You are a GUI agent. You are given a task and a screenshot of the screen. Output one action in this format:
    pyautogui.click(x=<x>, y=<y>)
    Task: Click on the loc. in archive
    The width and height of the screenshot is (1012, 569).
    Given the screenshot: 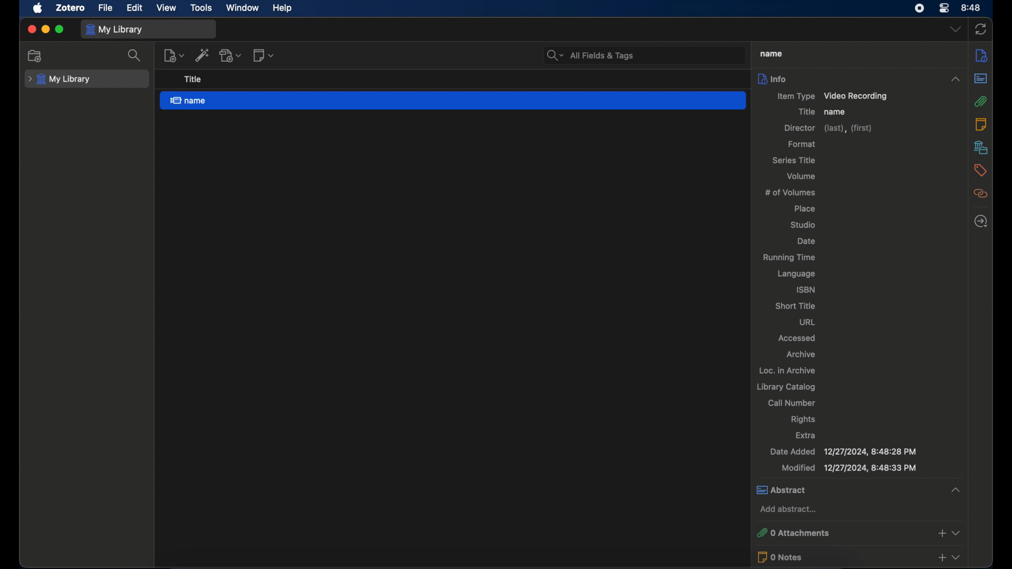 What is the action you would take?
    pyautogui.click(x=787, y=370)
    